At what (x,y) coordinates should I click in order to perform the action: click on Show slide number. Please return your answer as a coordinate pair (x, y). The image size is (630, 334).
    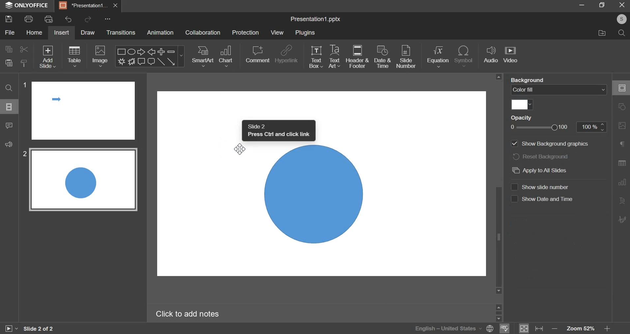
    Looking at the image, I should click on (545, 187).